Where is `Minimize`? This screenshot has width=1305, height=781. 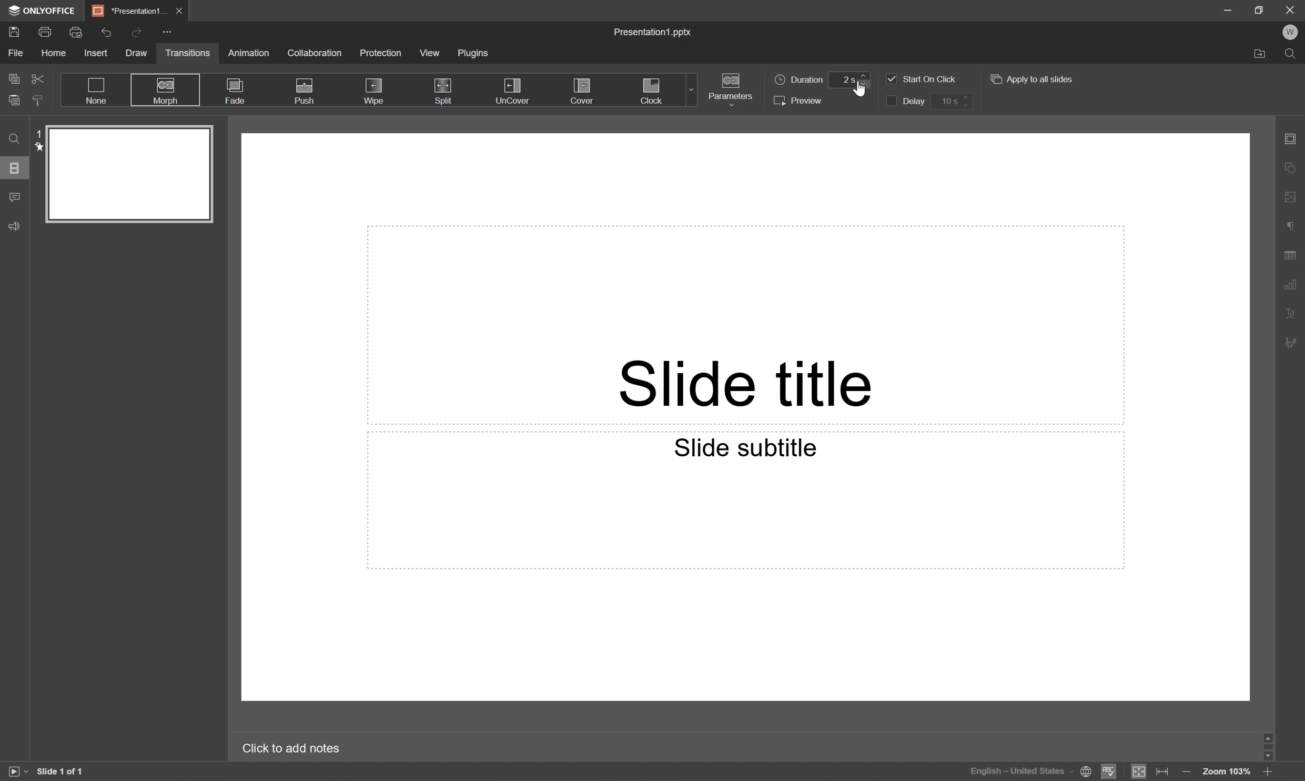
Minimize is located at coordinates (1225, 12).